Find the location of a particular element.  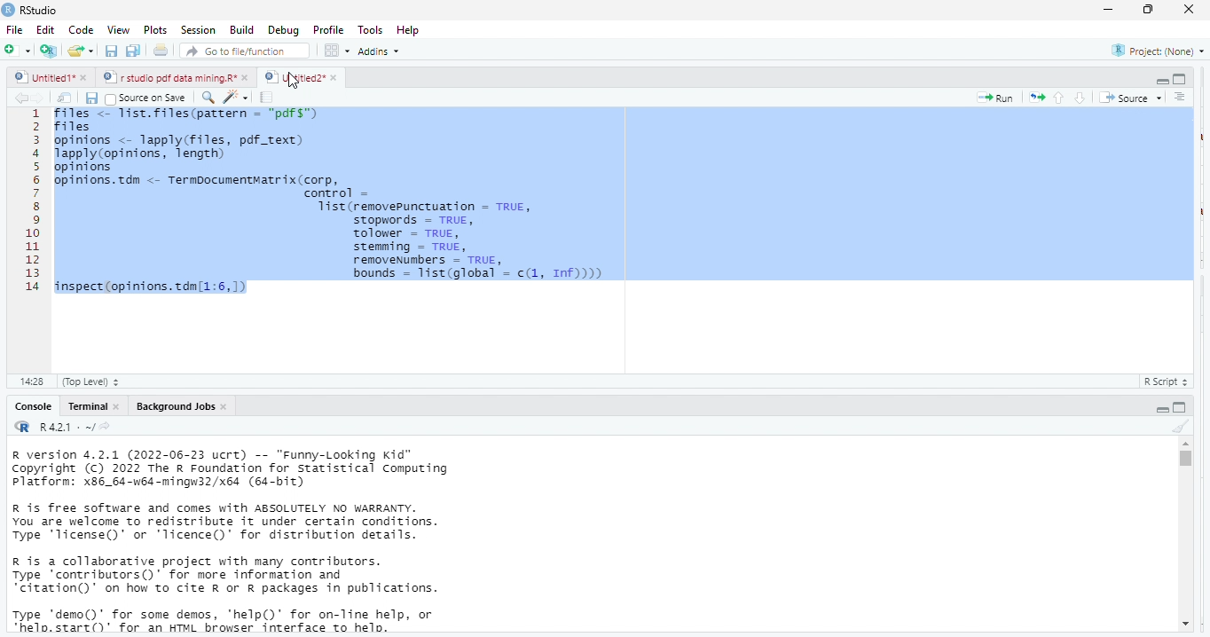

find /replace is located at coordinates (208, 97).